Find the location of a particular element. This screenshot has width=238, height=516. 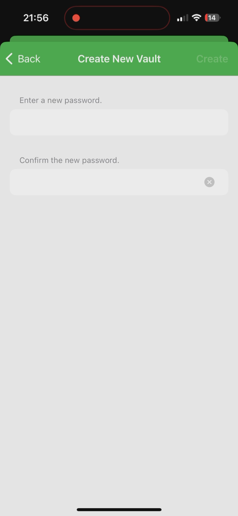

21:56 is located at coordinates (35, 19).